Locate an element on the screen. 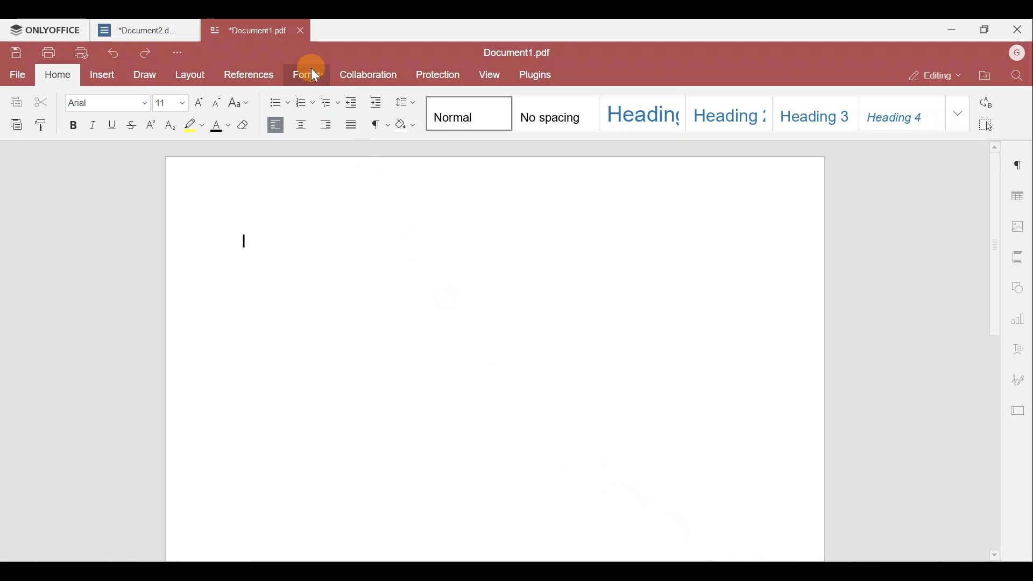 The image size is (1033, 581). Heading is located at coordinates (642, 114).